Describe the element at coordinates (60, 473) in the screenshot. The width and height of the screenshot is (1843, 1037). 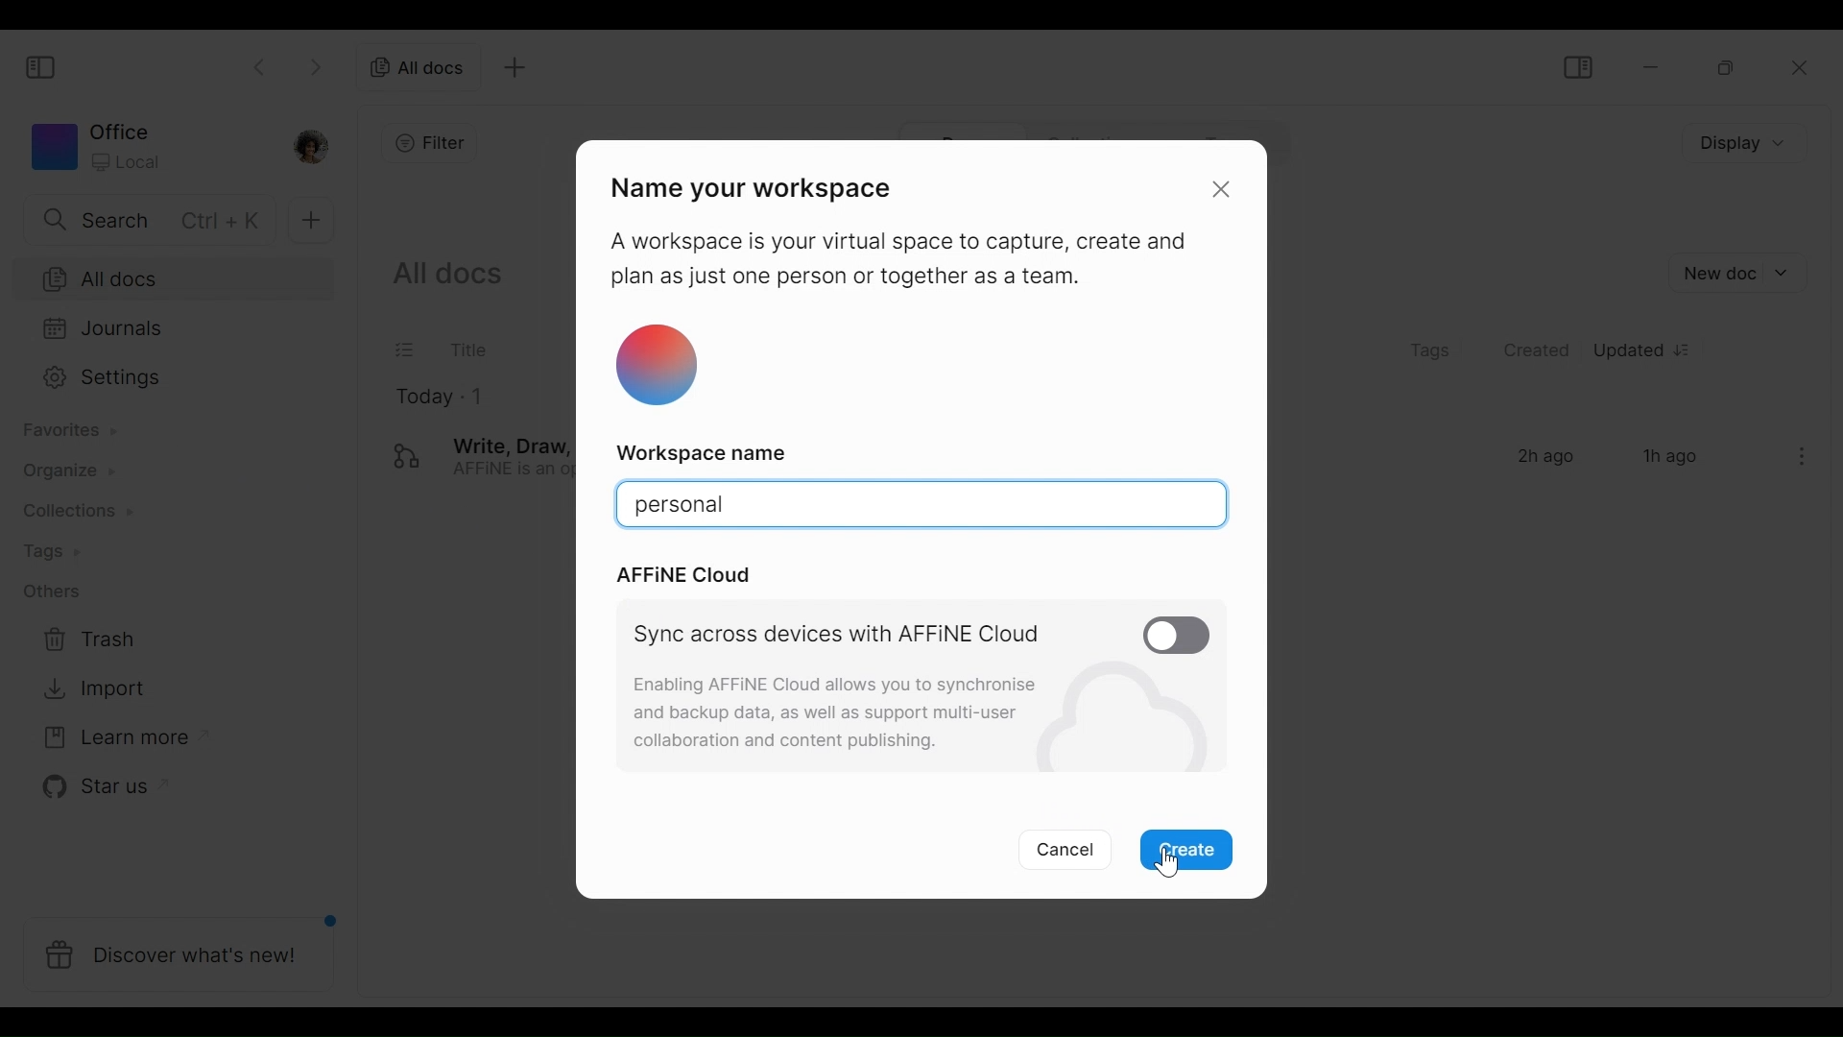
I see `Organize` at that location.